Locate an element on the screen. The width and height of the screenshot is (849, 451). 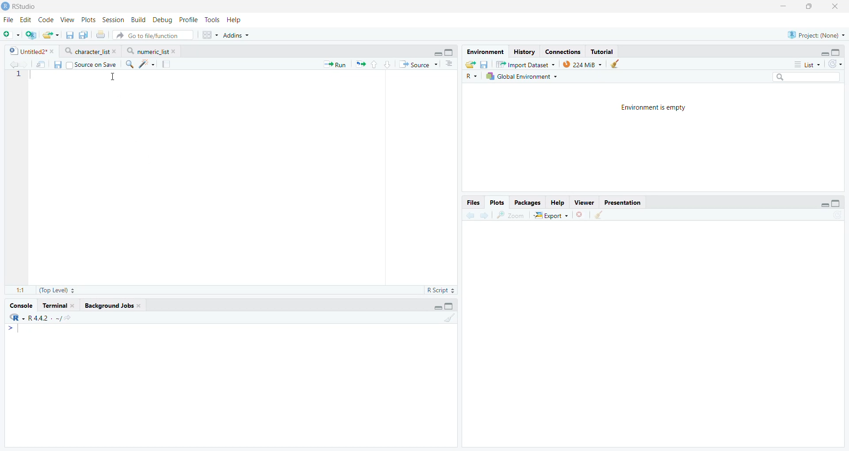
Project: (None) is located at coordinates (815, 34).